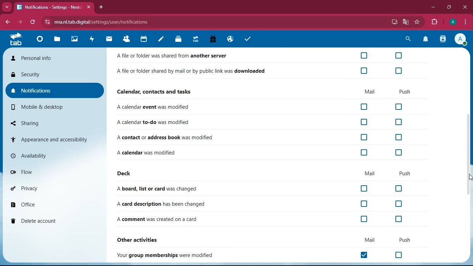 This screenshot has width=473, height=266. Describe the element at coordinates (365, 71) in the screenshot. I see `off` at that location.